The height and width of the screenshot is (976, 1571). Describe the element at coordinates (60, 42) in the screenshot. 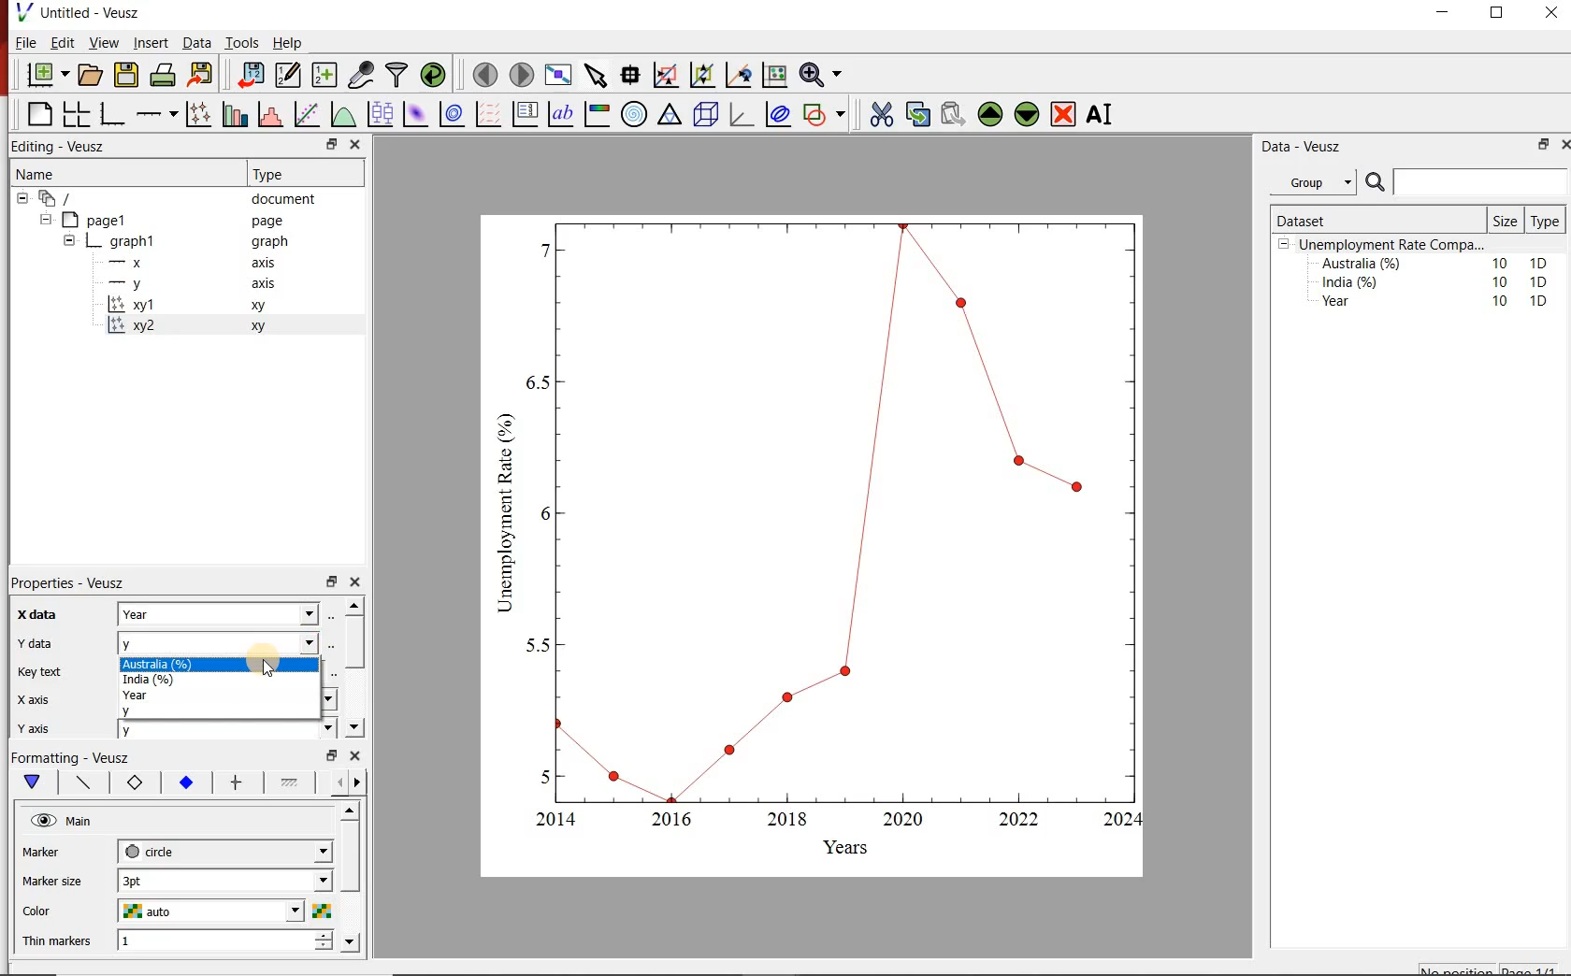

I see `Edit` at that location.